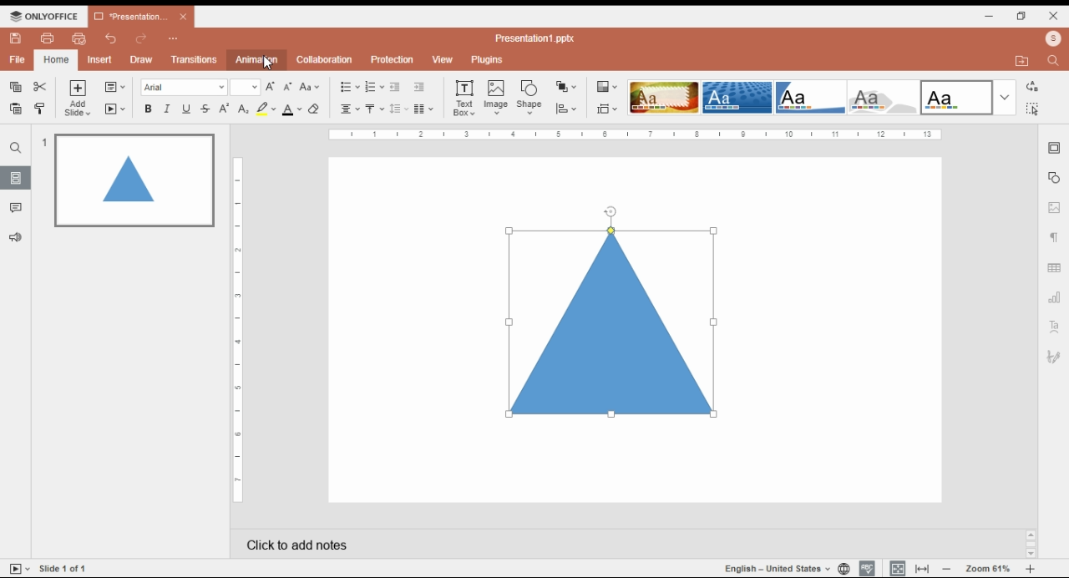  What do you see at coordinates (184, 88) in the screenshot?
I see `font` at bounding box center [184, 88].